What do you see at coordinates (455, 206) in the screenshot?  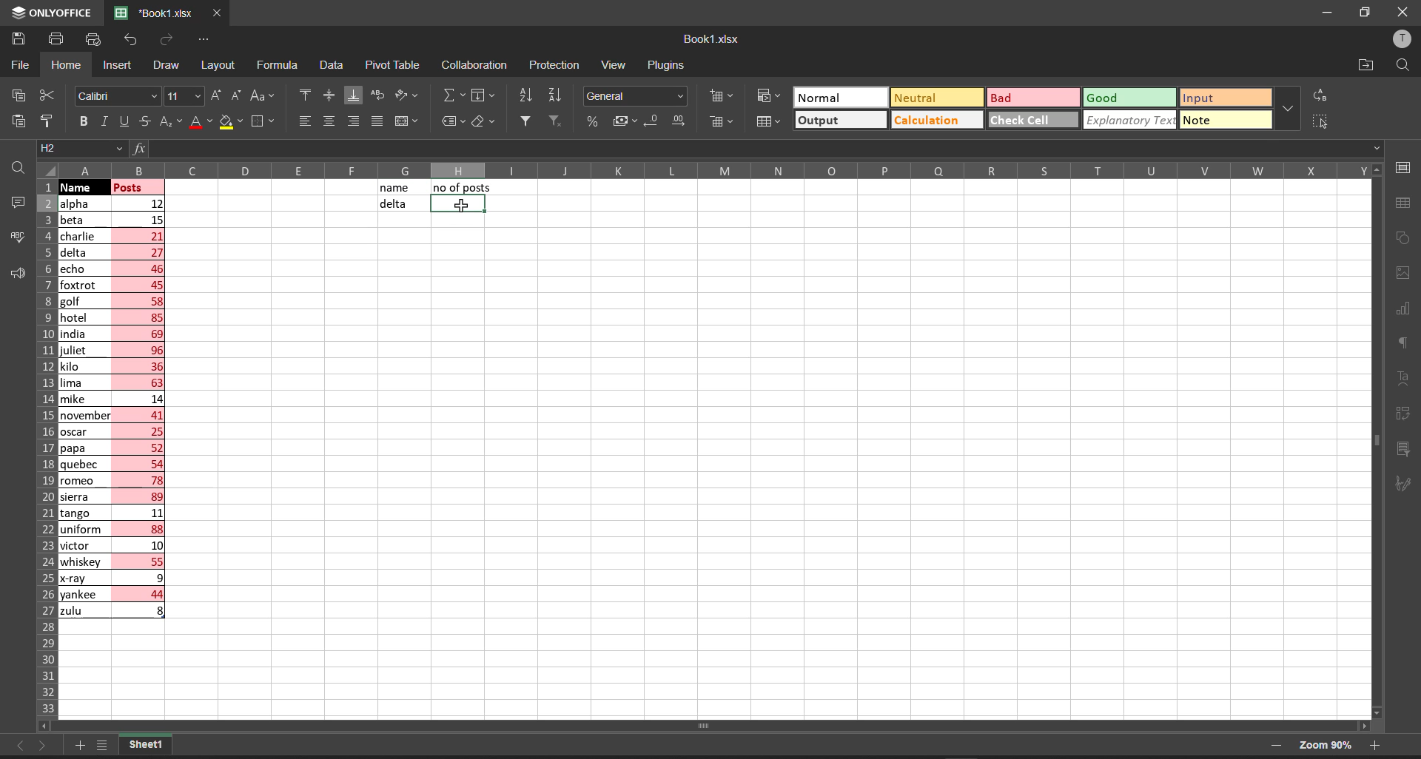 I see `cell select` at bounding box center [455, 206].